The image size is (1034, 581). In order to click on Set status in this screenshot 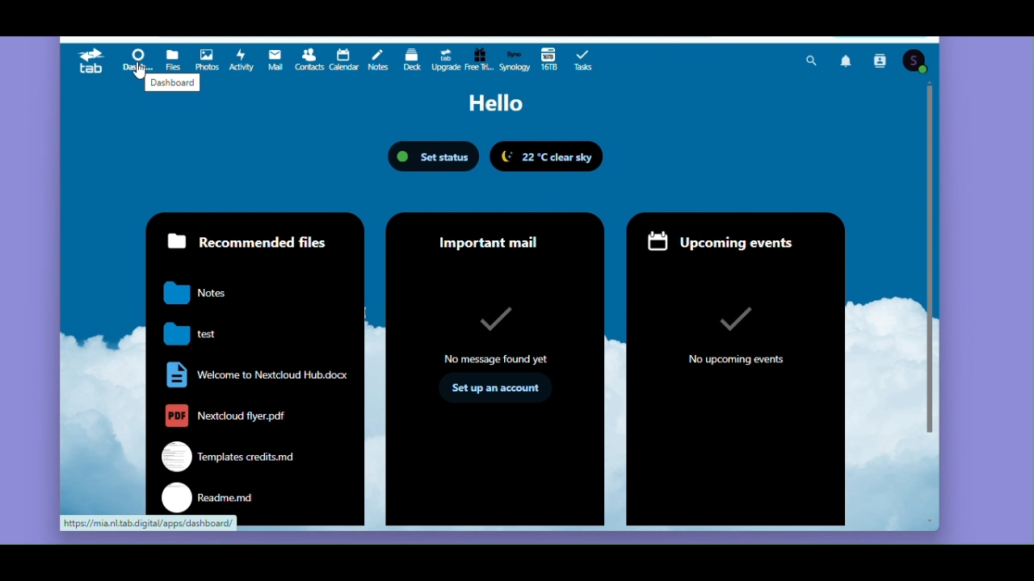, I will do `click(434, 157)`.